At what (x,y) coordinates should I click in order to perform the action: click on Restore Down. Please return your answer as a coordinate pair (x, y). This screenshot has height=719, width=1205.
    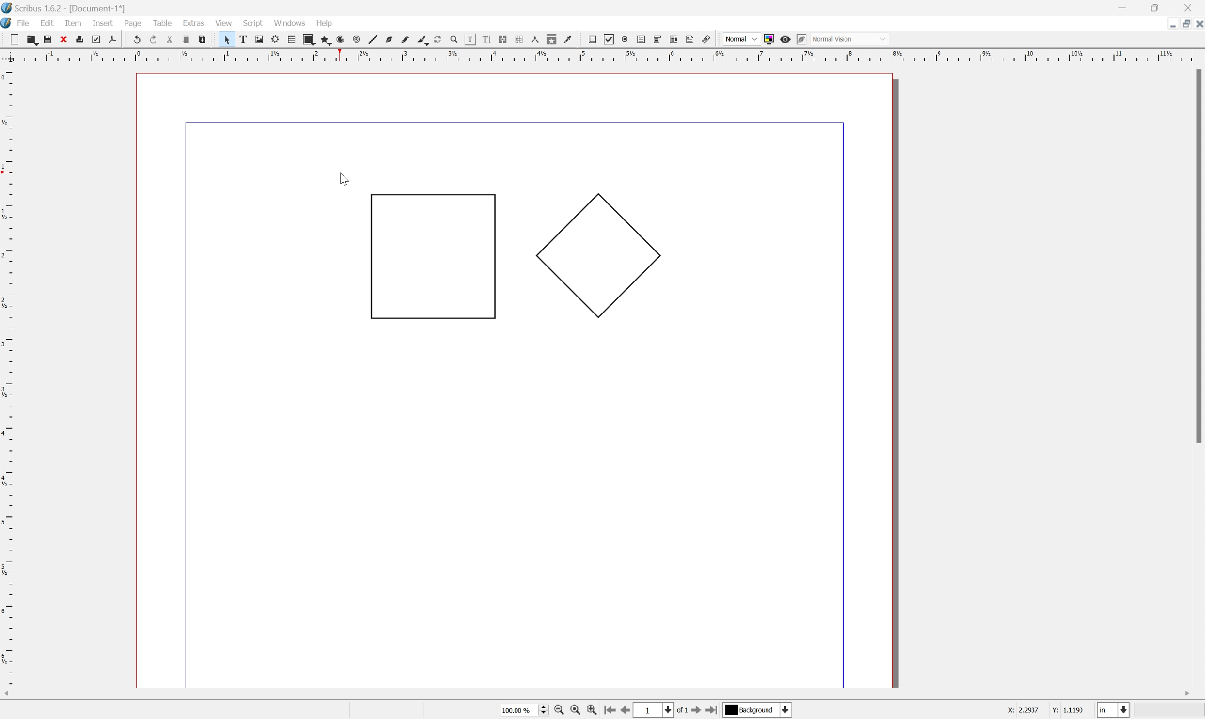
    Looking at the image, I should click on (1157, 7).